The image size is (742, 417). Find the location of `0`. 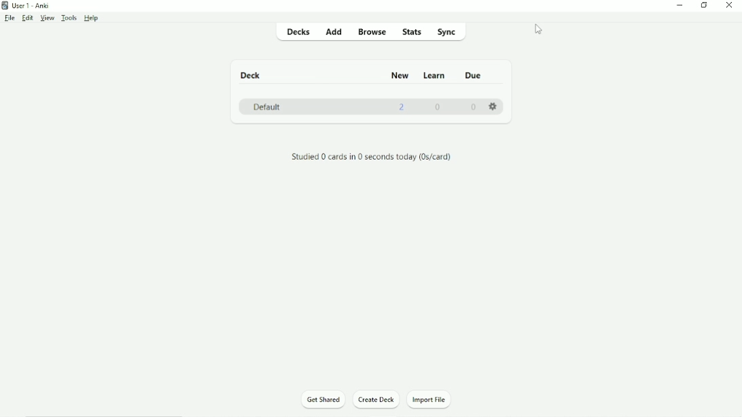

0 is located at coordinates (439, 107).